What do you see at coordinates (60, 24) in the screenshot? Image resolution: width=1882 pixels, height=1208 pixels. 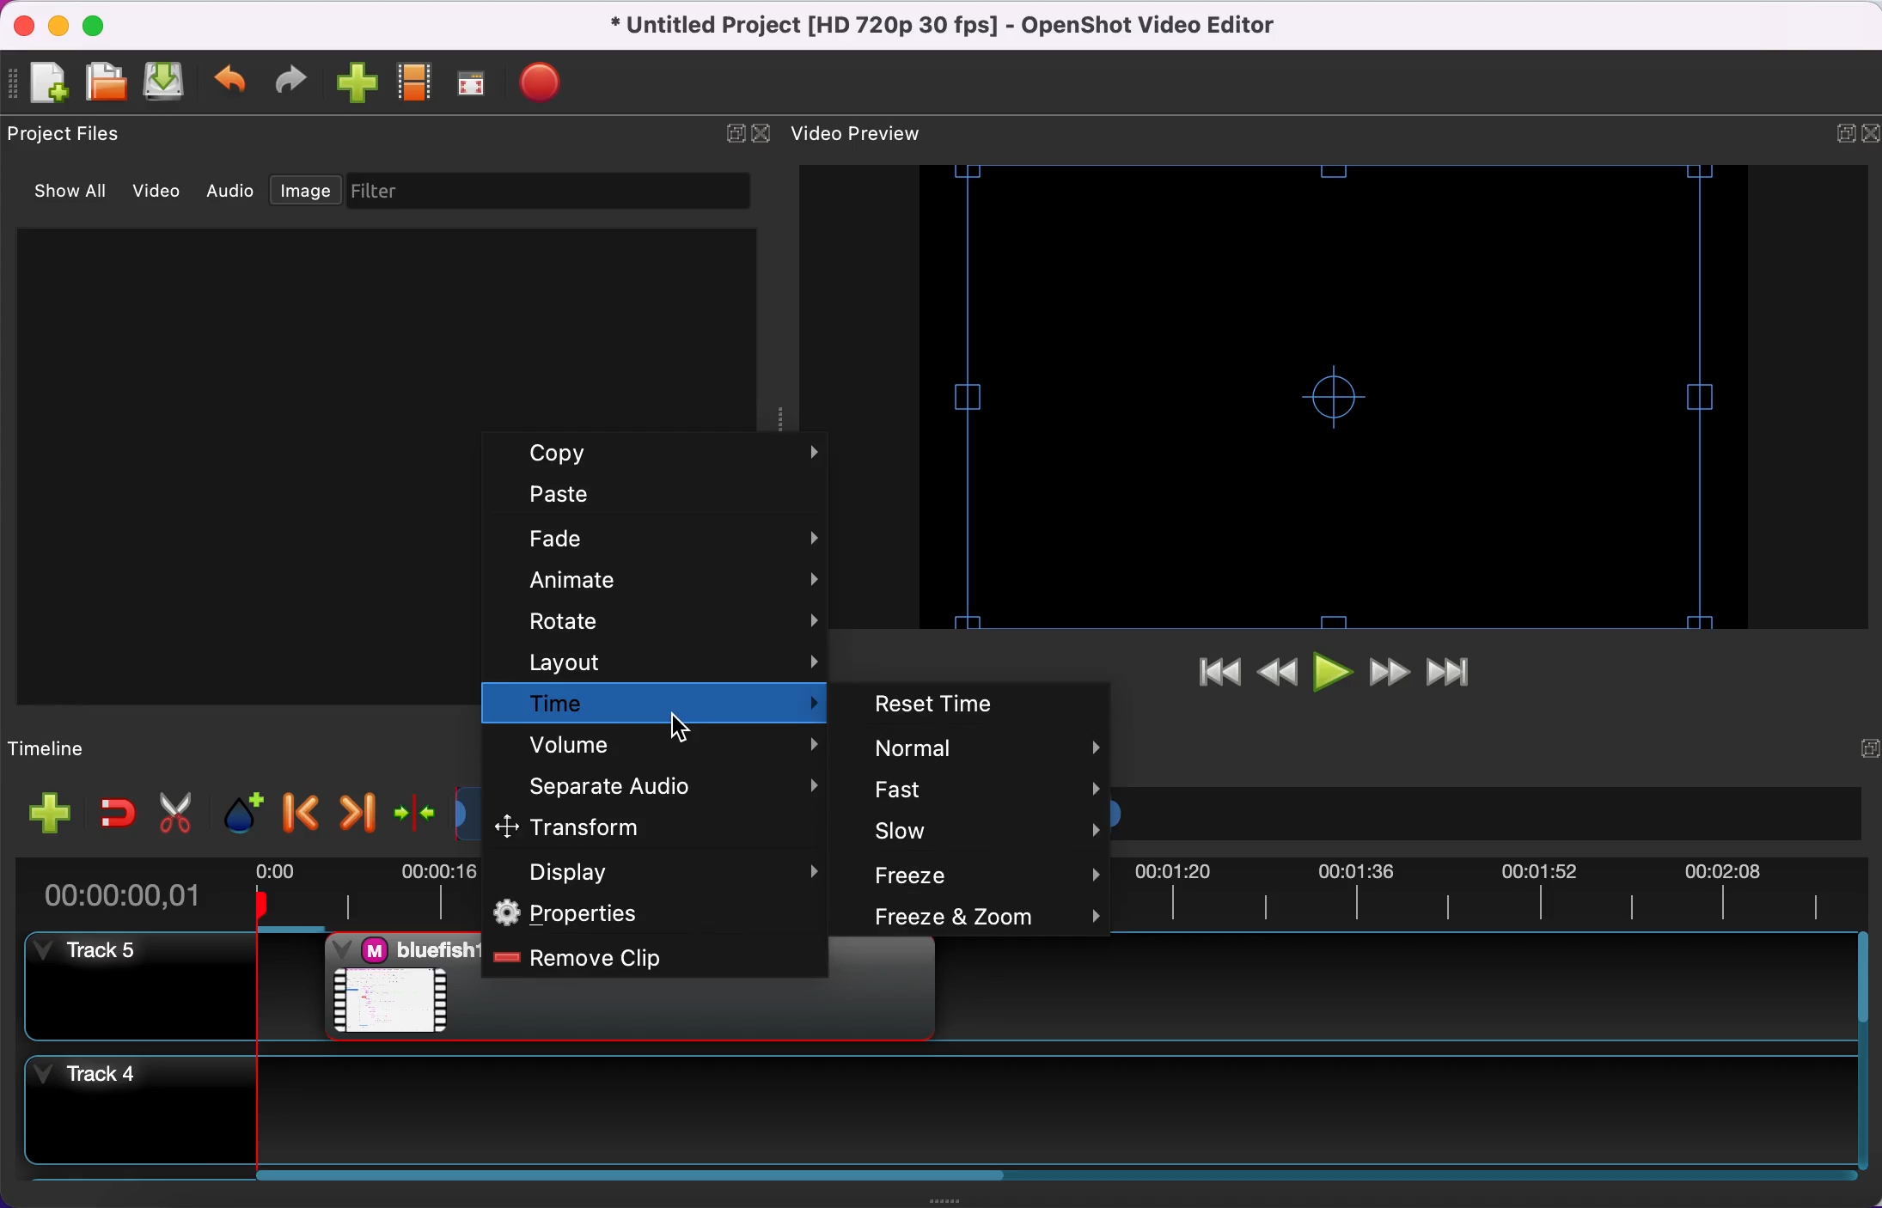 I see `minimize` at bounding box center [60, 24].